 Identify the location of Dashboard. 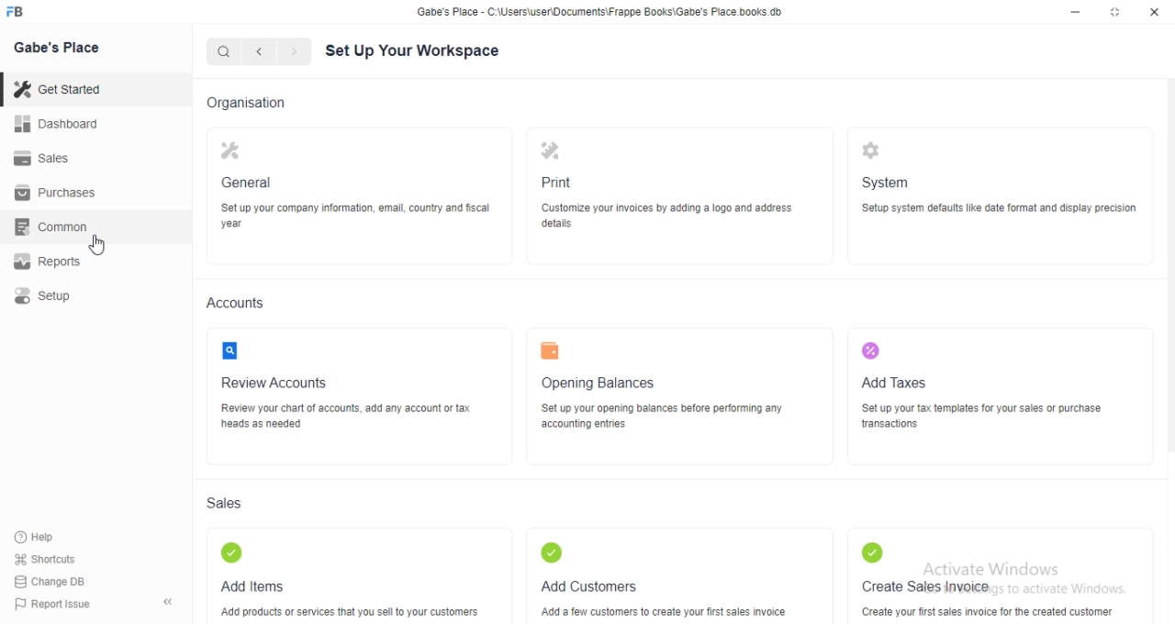
(61, 123).